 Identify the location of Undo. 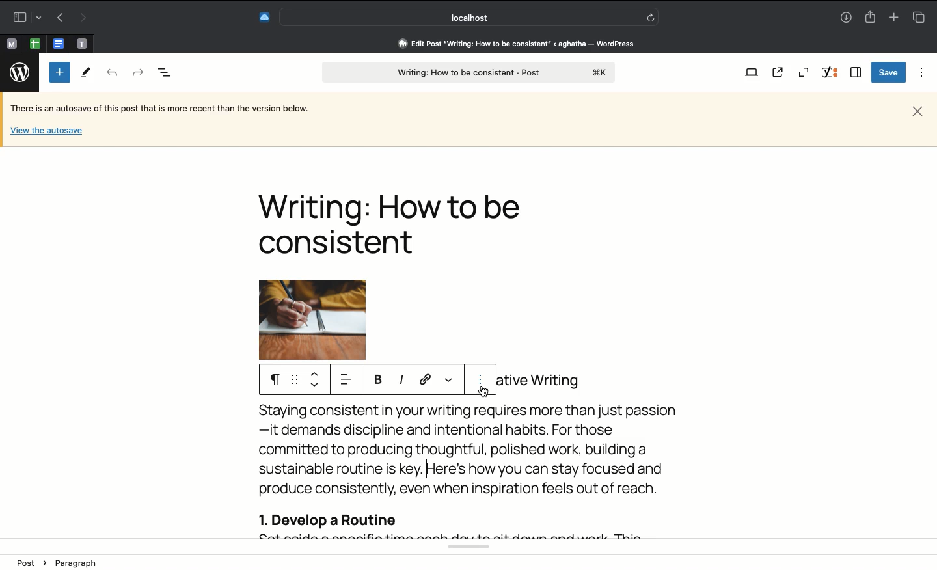
(113, 74).